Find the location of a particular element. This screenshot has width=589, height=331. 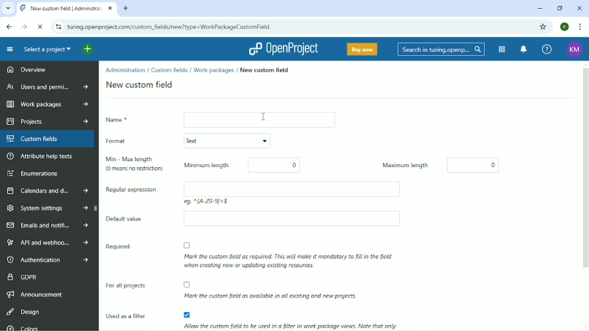

For all projects is located at coordinates (128, 291).